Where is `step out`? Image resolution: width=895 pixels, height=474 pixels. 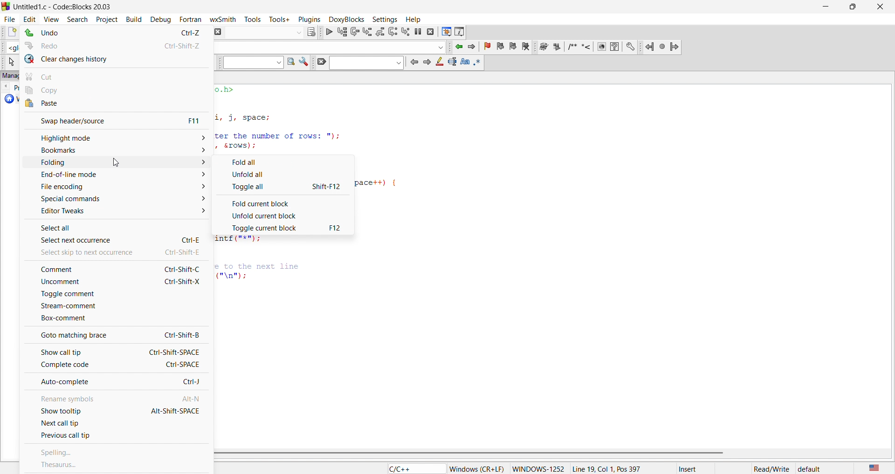 step out is located at coordinates (379, 31).